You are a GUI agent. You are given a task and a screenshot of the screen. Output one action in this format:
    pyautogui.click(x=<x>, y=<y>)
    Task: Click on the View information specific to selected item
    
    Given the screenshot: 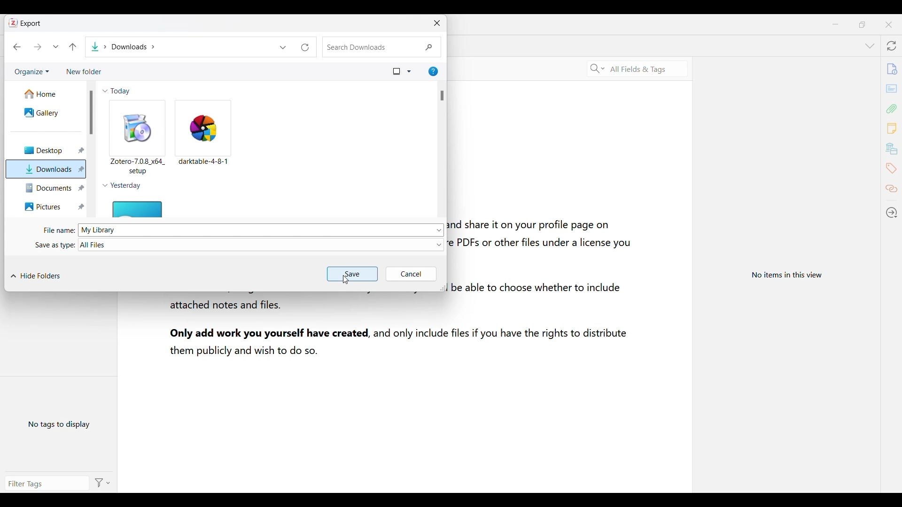 What is the action you would take?
    pyautogui.click(x=789, y=274)
    